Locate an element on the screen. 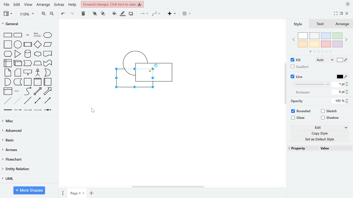  increase line width is located at coordinates (347, 82).